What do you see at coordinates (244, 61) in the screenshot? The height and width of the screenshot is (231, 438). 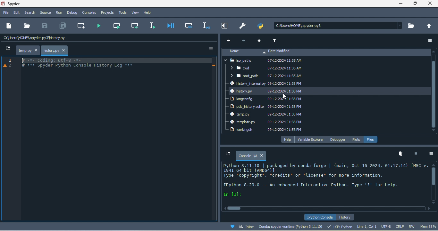 I see `lsp paths` at bounding box center [244, 61].